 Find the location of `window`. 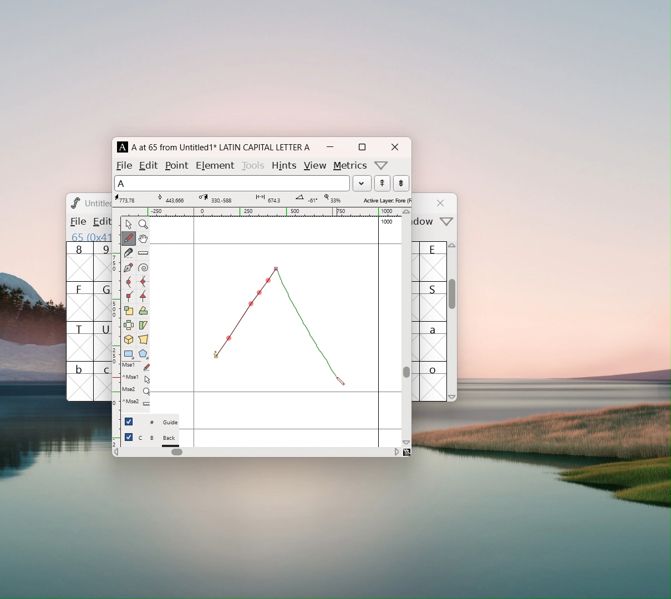

window is located at coordinates (425, 222).